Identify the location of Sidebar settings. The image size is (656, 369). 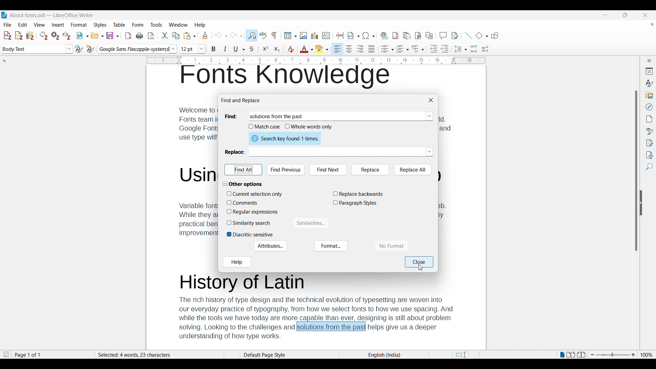
(649, 60).